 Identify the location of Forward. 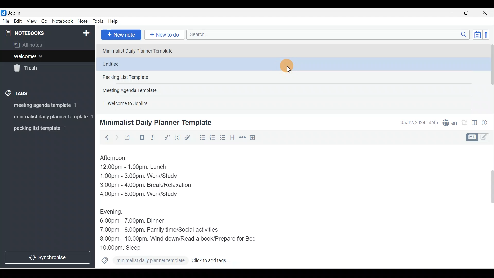
(116, 137).